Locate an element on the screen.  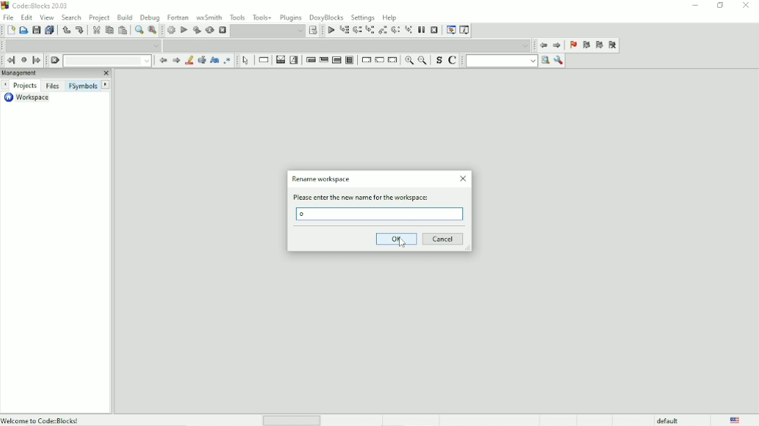
Paste is located at coordinates (122, 31).